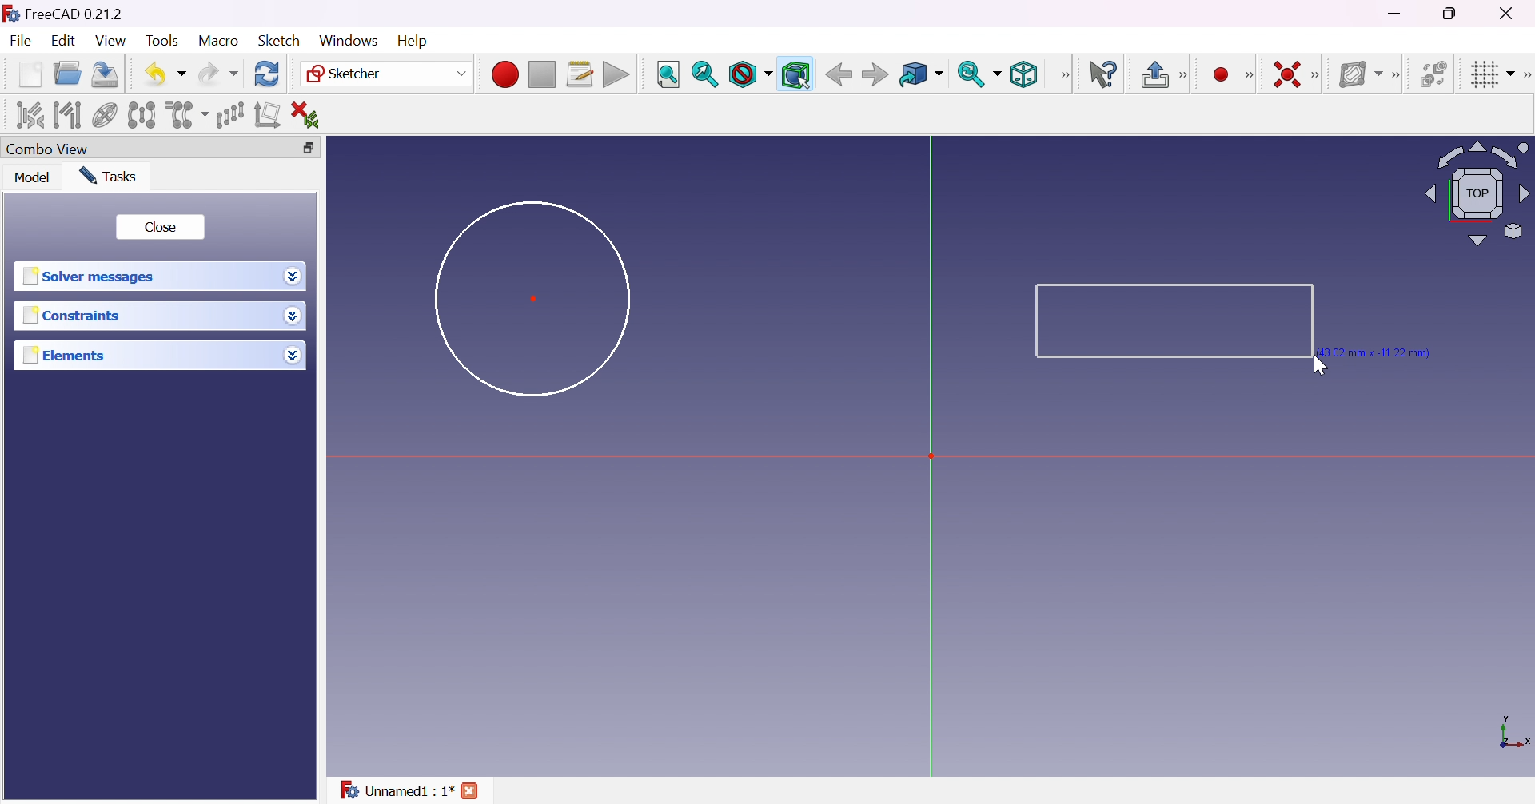 The width and height of the screenshot is (1535, 804). I want to click on Open..., so click(66, 74).